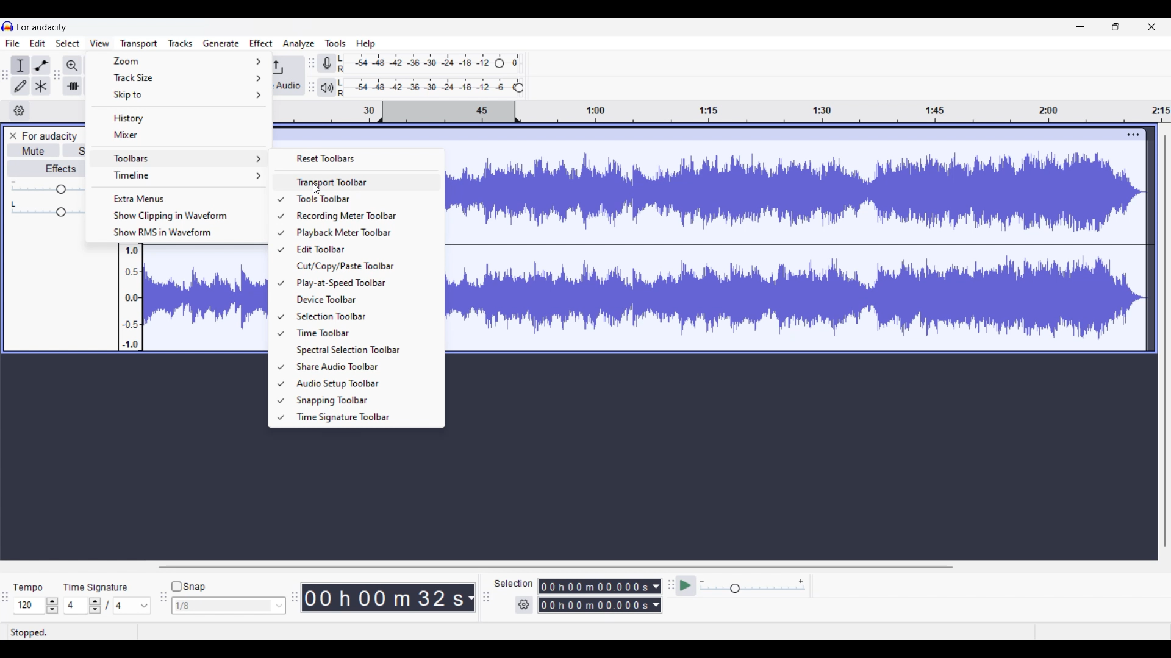 This screenshot has height=658, width=1171. I want to click on Time signature toolbar, so click(362, 418).